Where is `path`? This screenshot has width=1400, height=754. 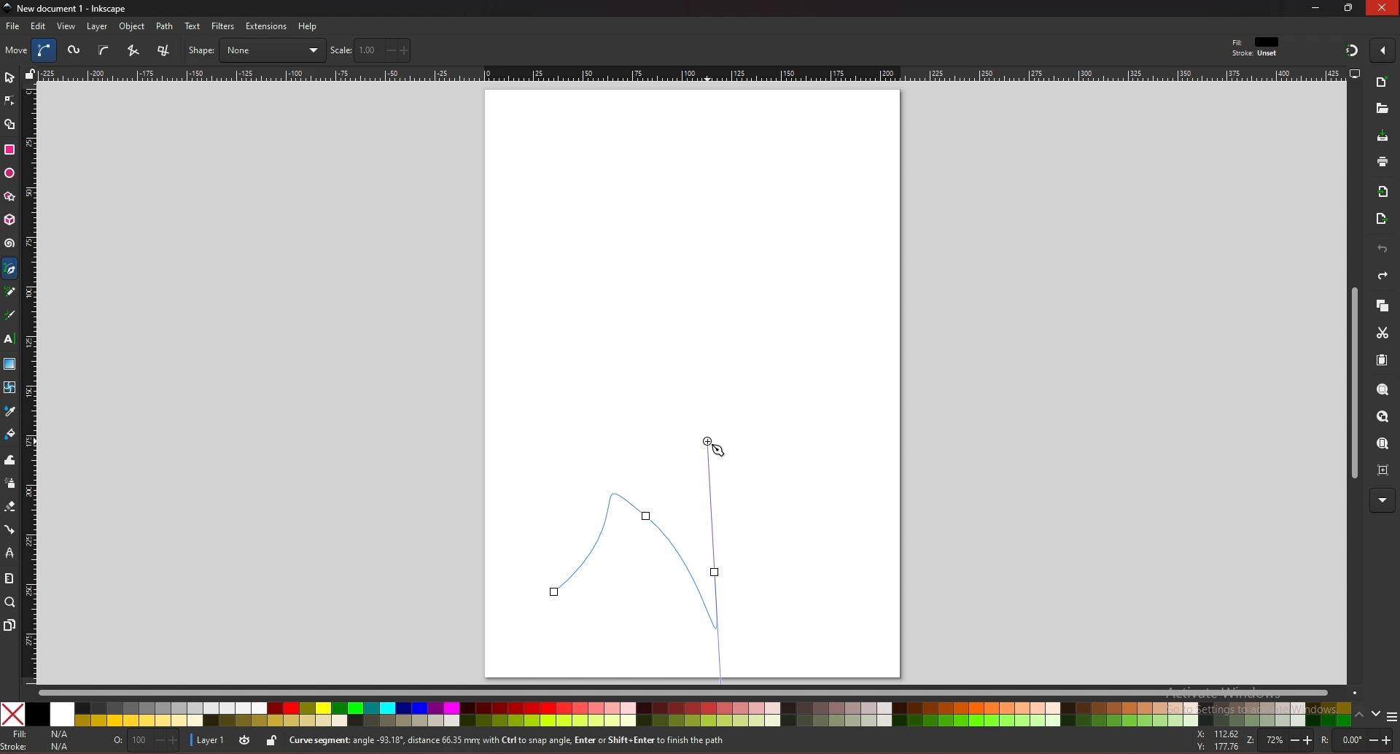 path is located at coordinates (166, 26).